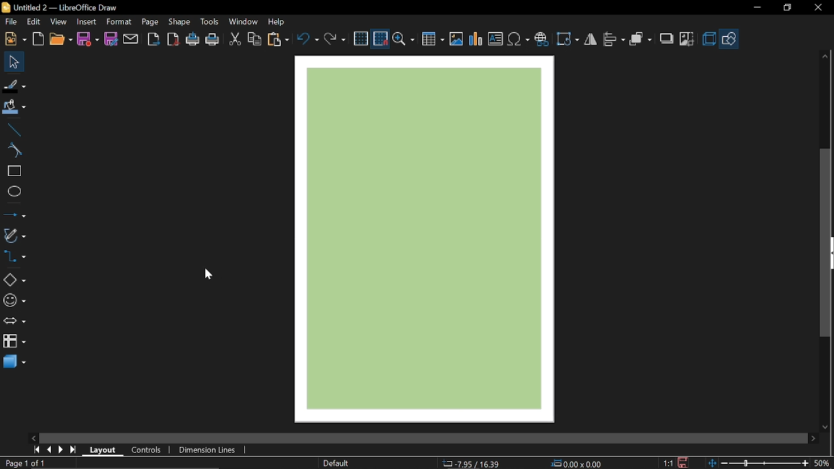 This screenshot has height=469, width=834. I want to click on New, so click(16, 39).